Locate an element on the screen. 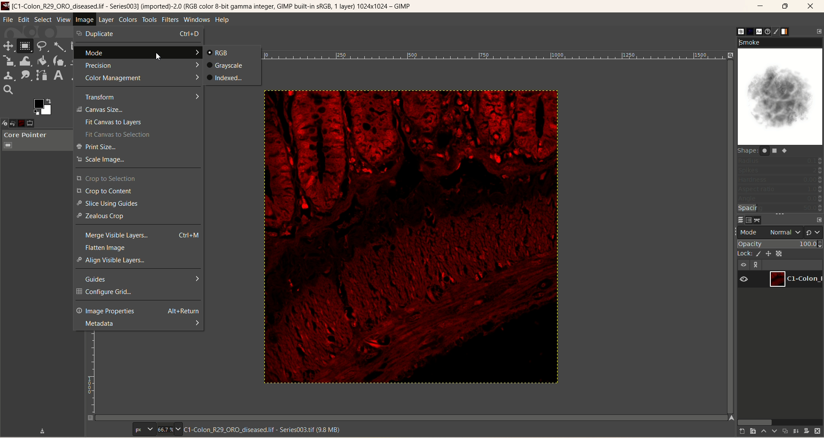 Image resolution: width=824 pixels, height=438 pixels. clone tool is located at coordinates (9, 75).